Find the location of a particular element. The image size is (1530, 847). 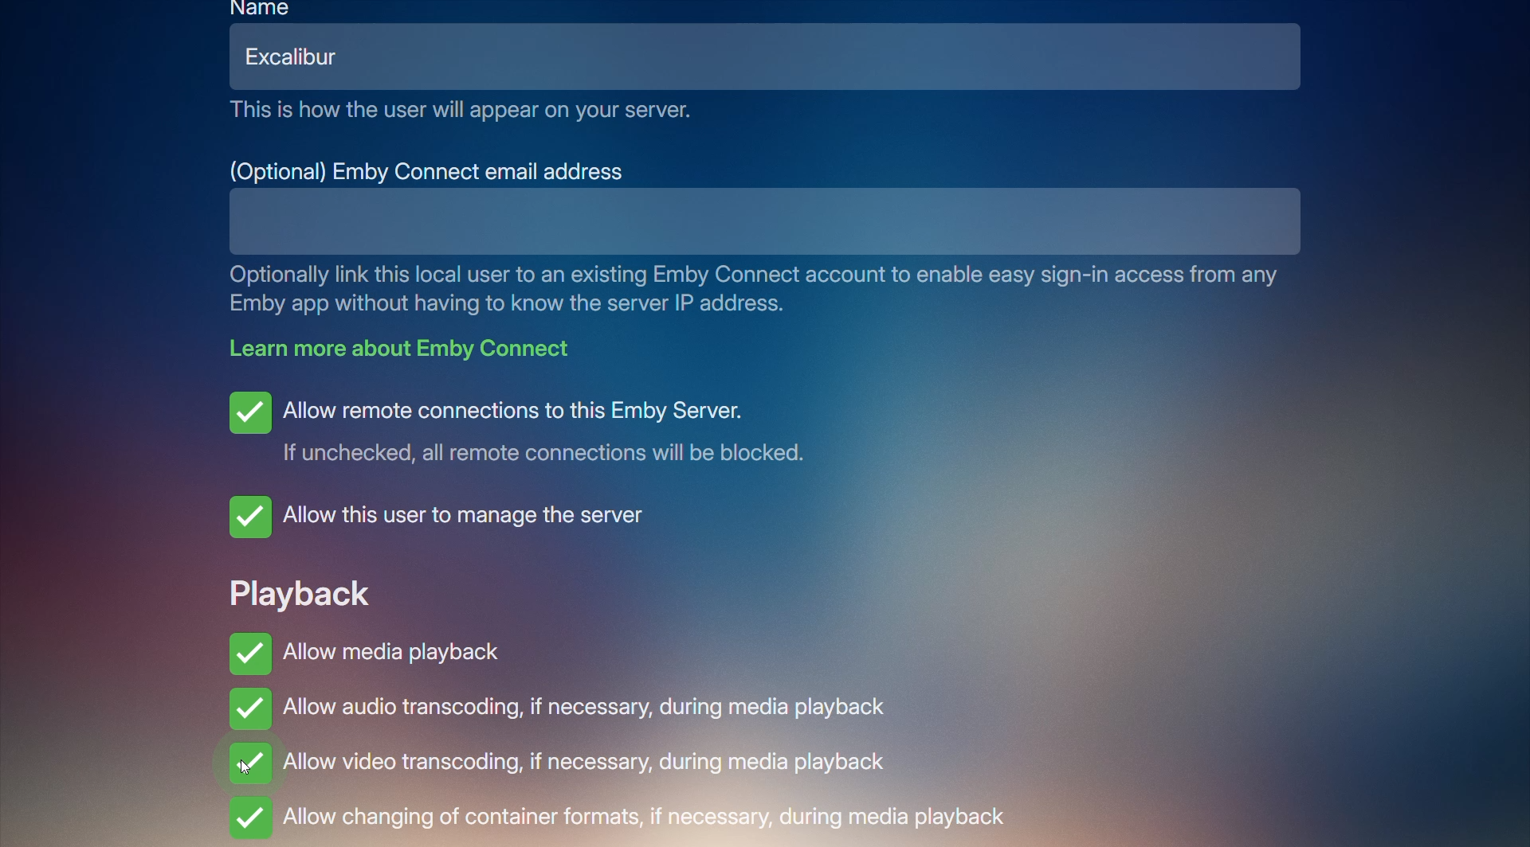

Allow video transcoding, if necessary, during media playback is located at coordinates (587, 763).